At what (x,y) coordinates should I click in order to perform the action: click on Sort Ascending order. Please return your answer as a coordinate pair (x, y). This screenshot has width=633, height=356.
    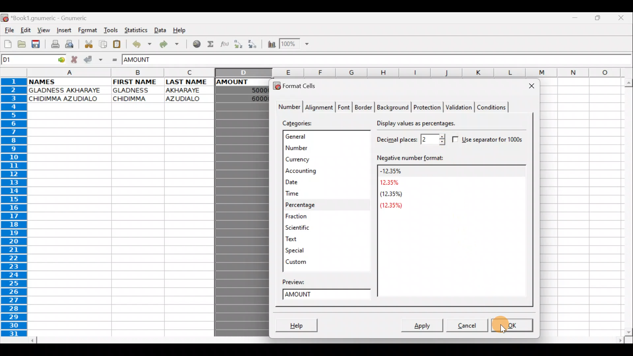
    Looking at the image, I should click on (239, 44).